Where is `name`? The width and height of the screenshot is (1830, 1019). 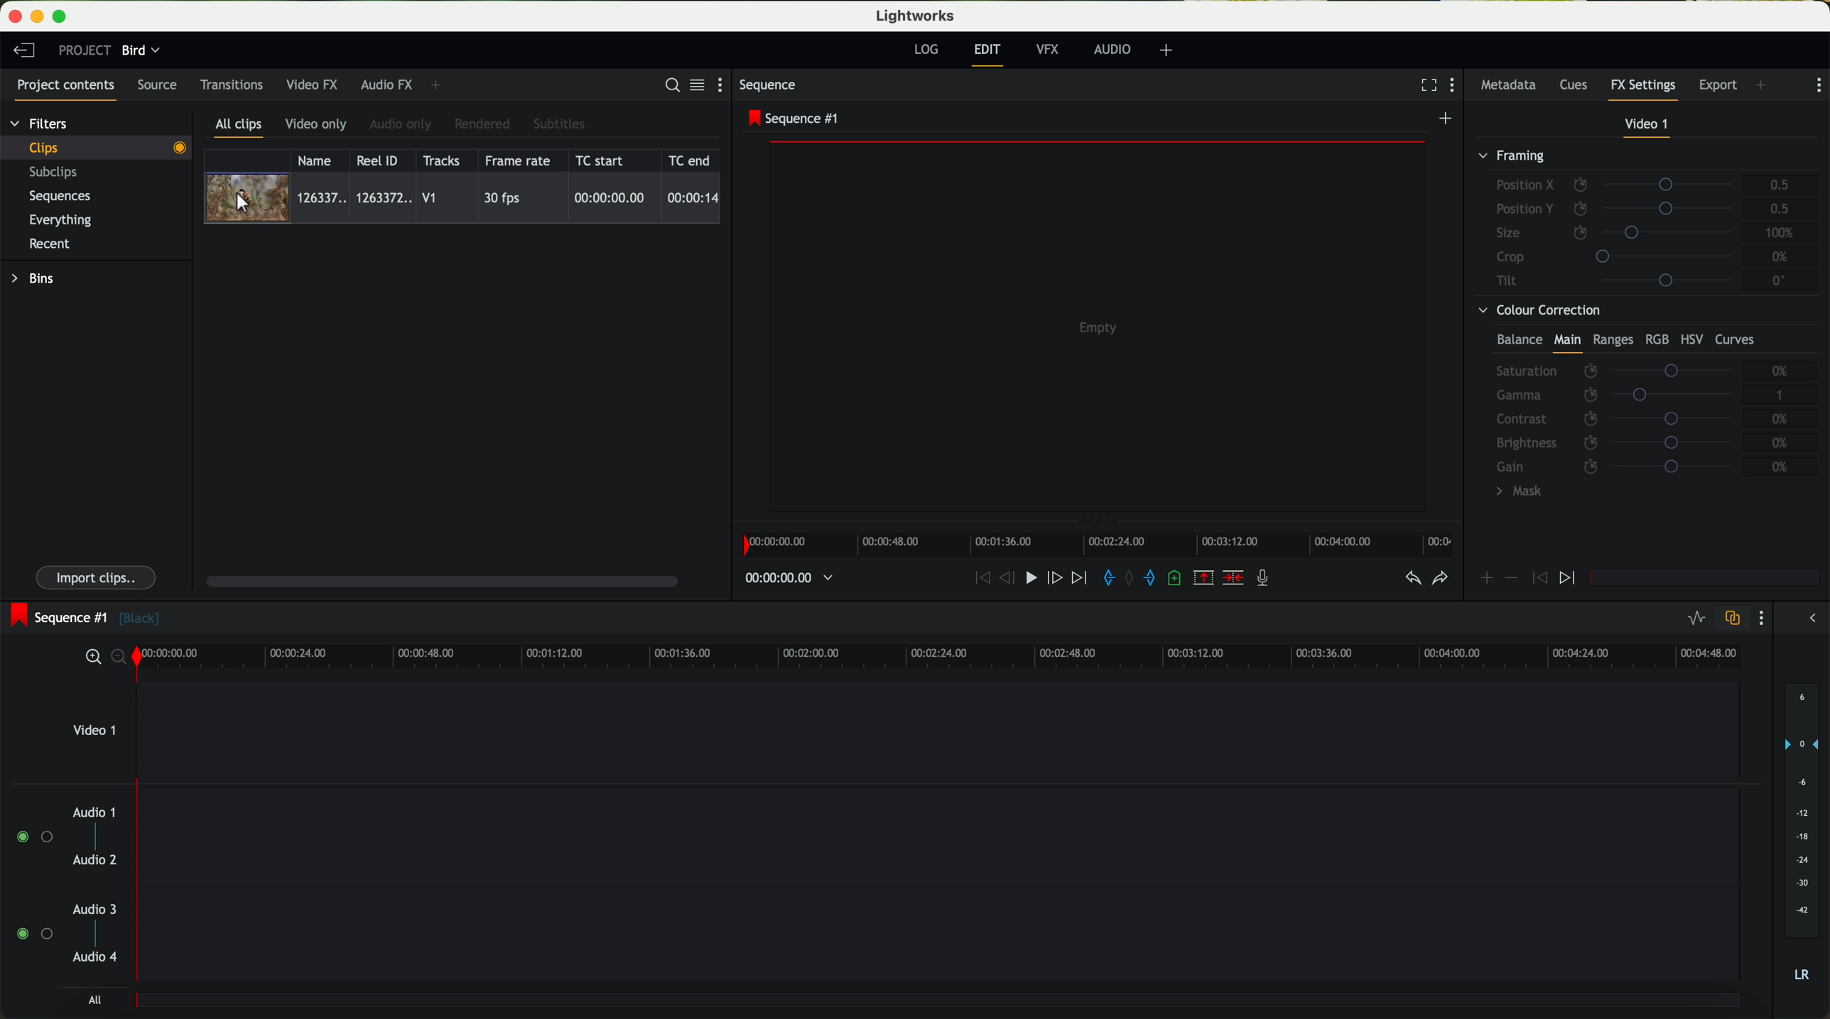 name is located at coordinates (320, 160).